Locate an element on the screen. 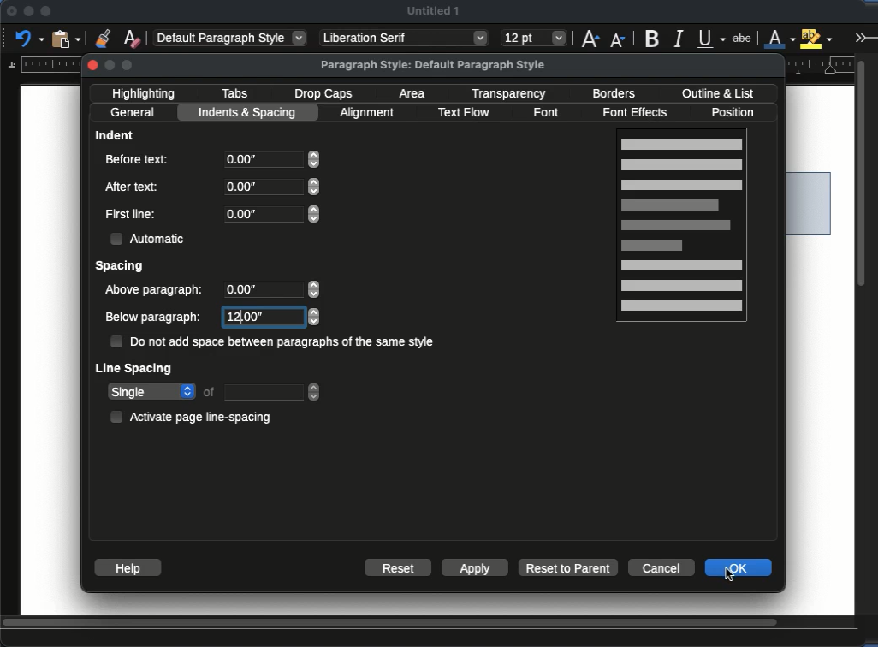  font is located at coordinates (549, 113).